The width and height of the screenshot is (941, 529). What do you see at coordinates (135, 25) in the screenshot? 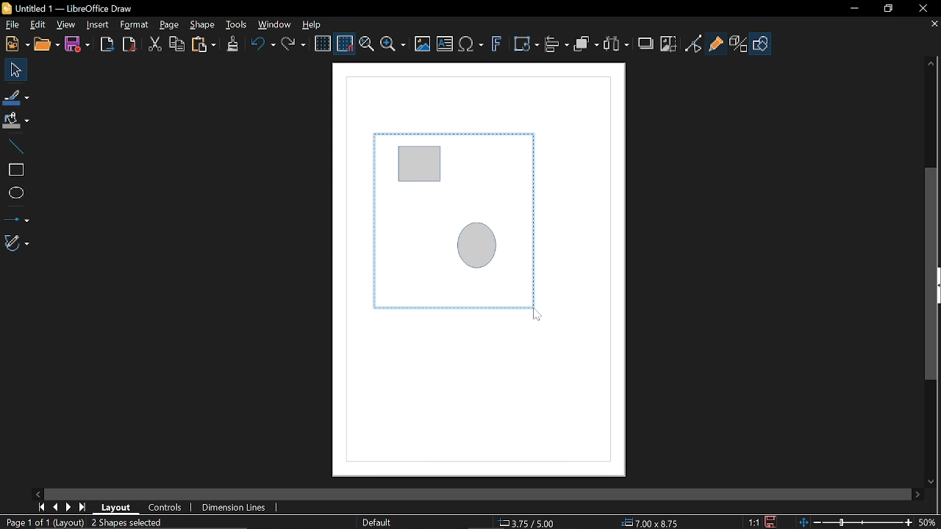
I see `Format` at bounding box center [135, 25].